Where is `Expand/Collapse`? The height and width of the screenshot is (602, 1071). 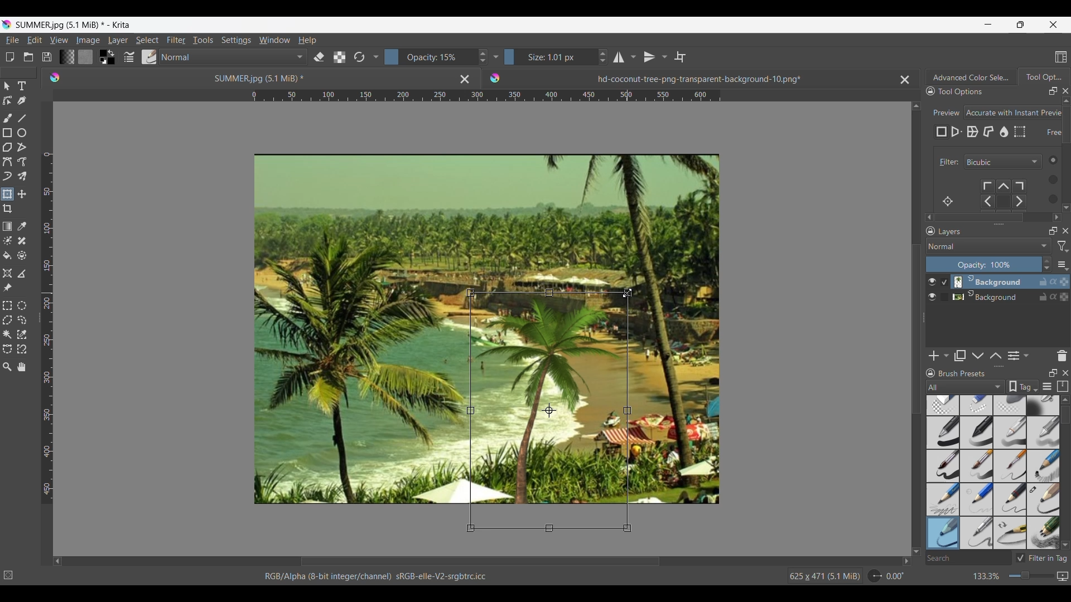 Expand/Collapse is located at coordinates (924, 318).